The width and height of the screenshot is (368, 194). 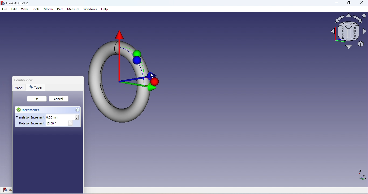 What do you see at coordinates (349, 33) in the screenshot?
I see `Navigation square` at bounding box center [349, 33].